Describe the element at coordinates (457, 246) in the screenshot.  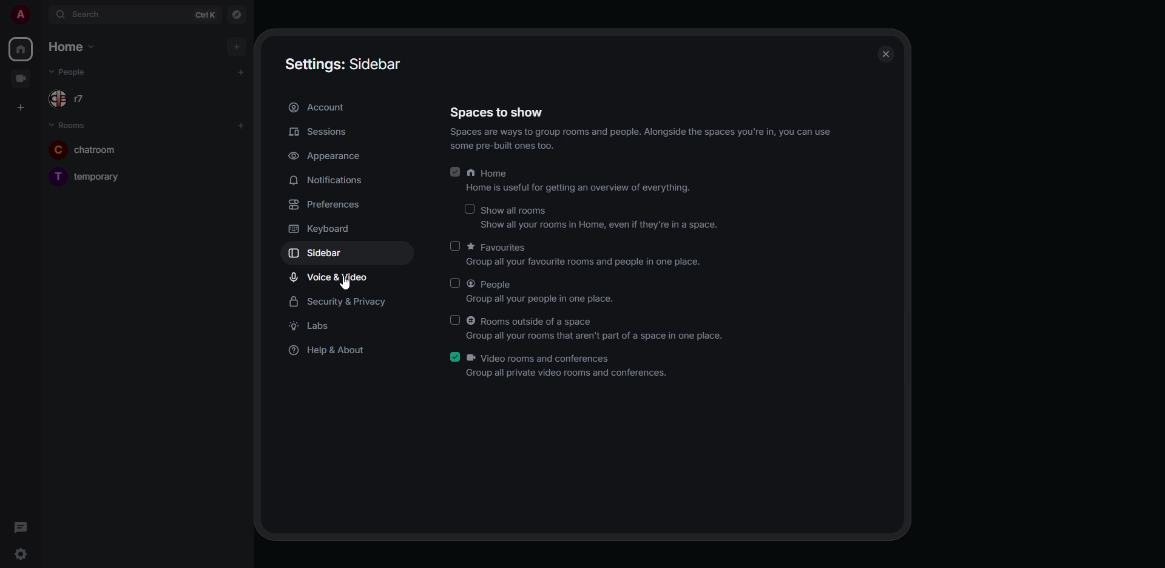
I see `click to enable` at that location.